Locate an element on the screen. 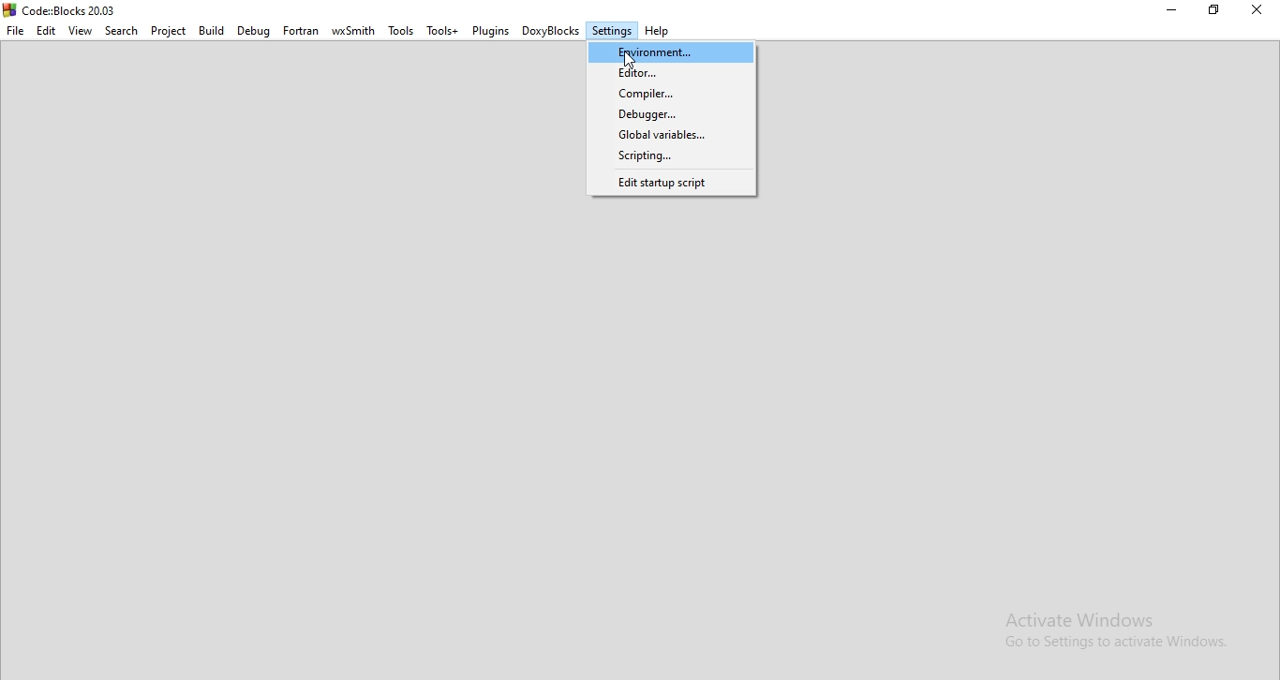  Build is located at coordinates (212, 29).